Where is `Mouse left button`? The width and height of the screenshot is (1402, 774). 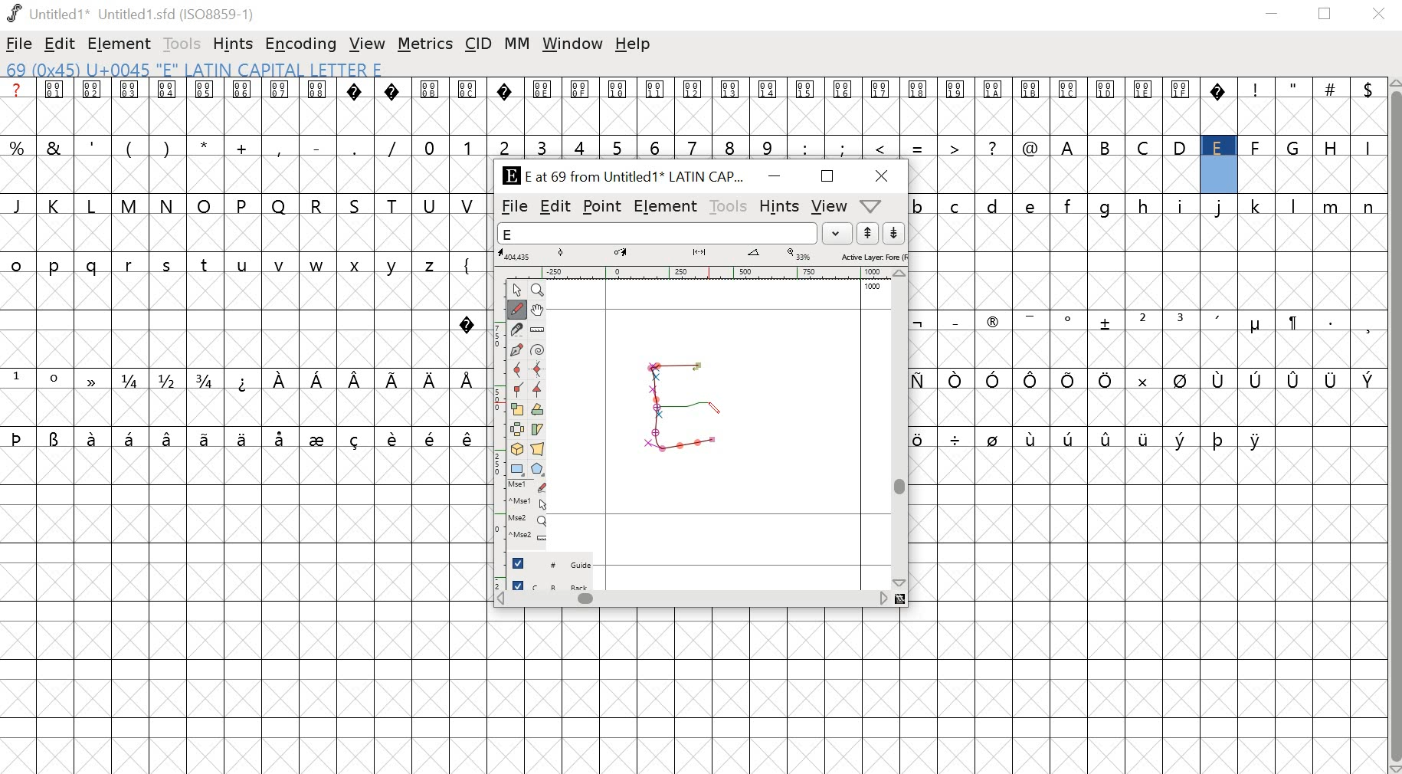 Mouse left button is located at coordinates (527, 487).